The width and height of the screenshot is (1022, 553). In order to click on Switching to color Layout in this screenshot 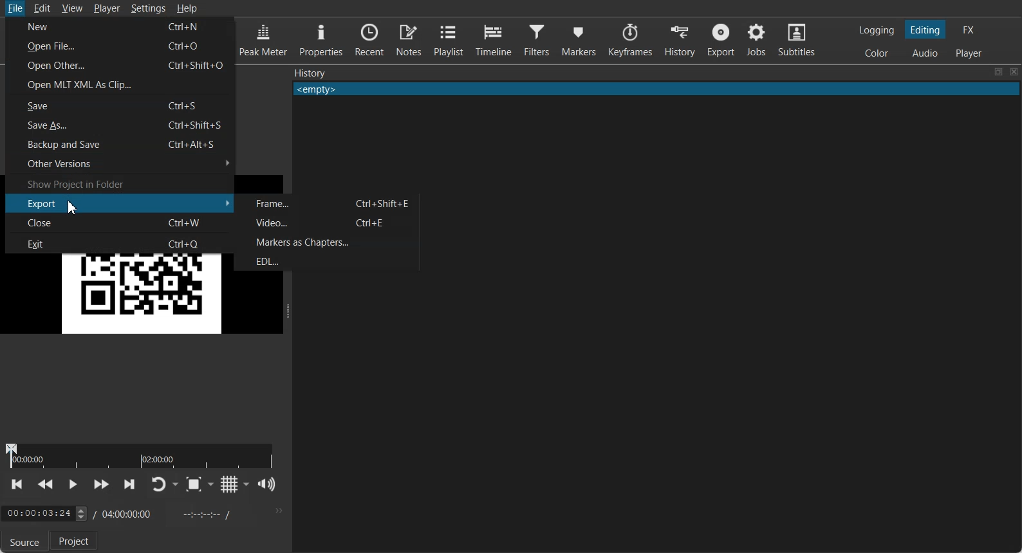, I will do `click(877, 53)`.